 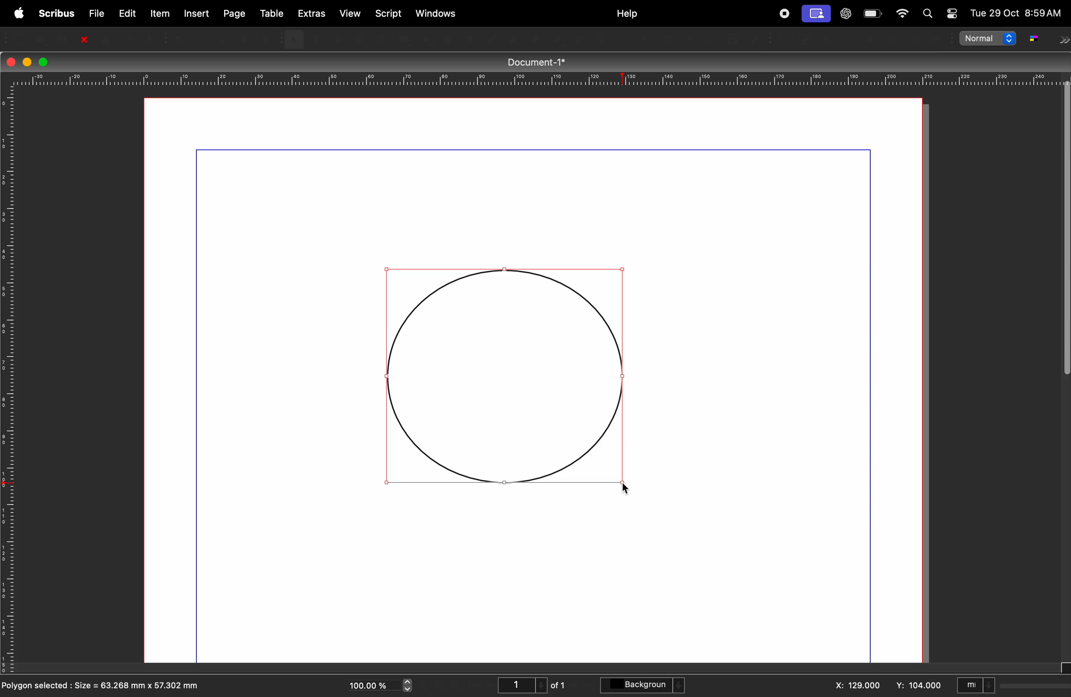 I want to click on 100.00%, so click(x=366, y=683).